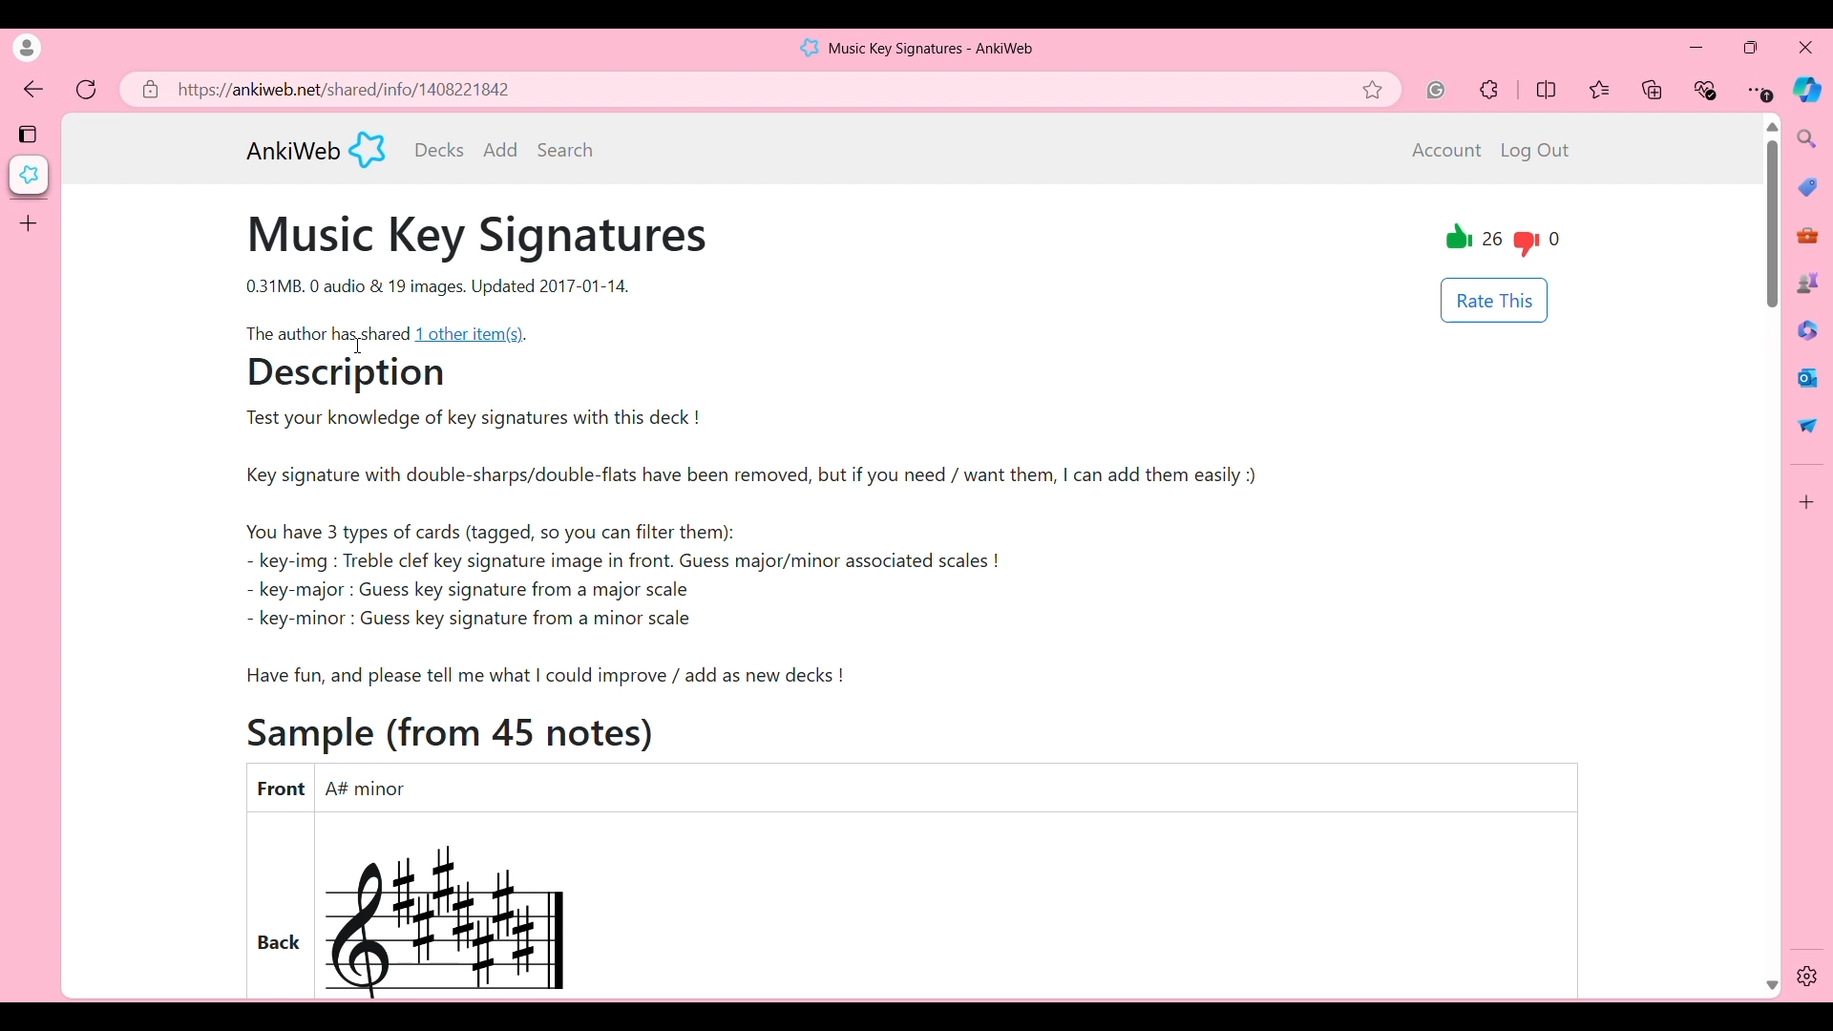 The height and width of the screenshot is (1031, 1833). What do you see at coordinates (1772, 127) in the screenshot?
I see `Quick slide to top` at bounding box center [1772, 127].